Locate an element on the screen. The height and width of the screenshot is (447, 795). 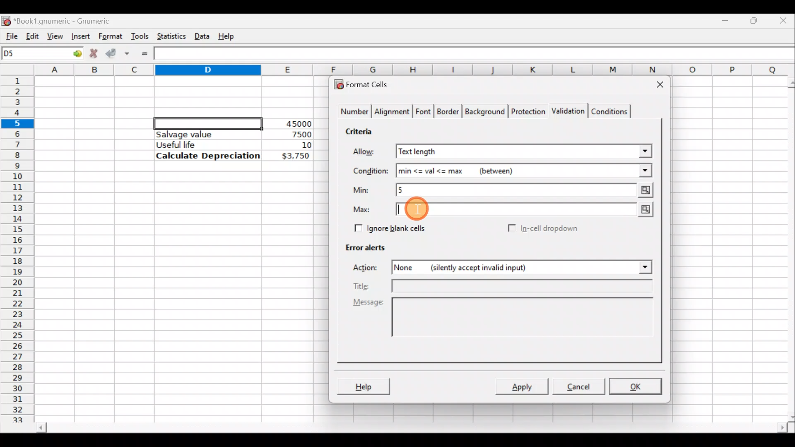
$3,750 is located at coordinates (295, 156).